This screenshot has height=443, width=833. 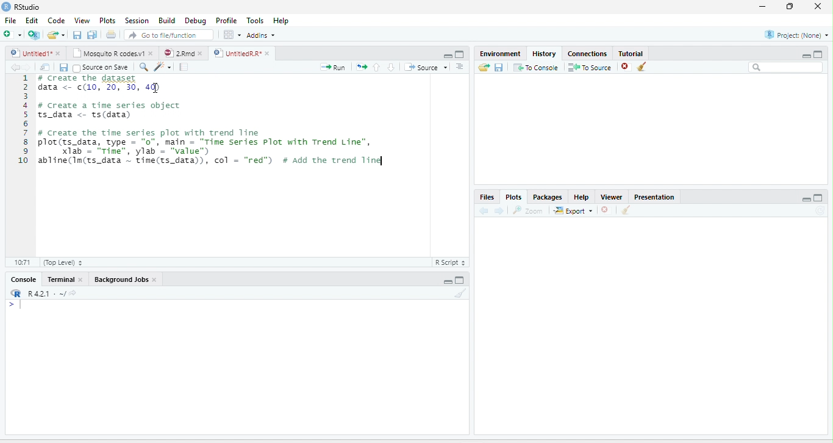 I want to click on Minimize, so click(x=806, y=56).